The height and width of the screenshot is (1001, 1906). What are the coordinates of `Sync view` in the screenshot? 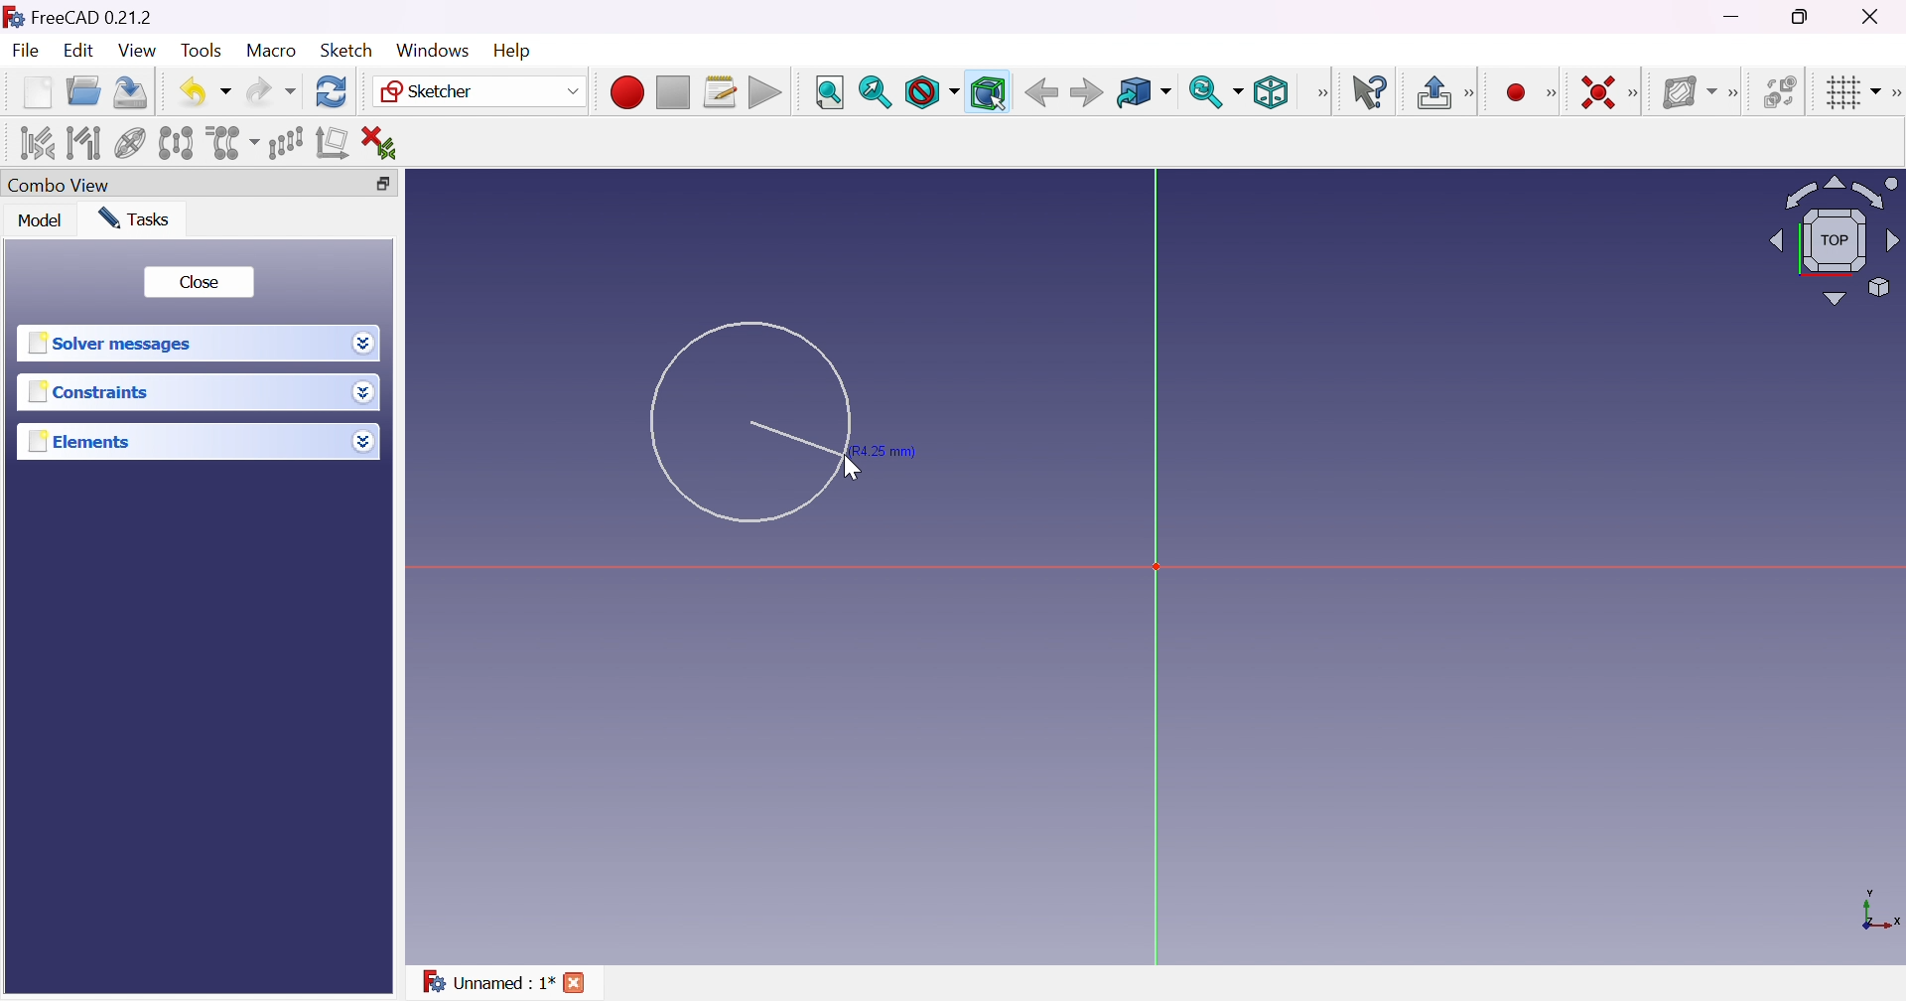 It's located at (1214, 90).